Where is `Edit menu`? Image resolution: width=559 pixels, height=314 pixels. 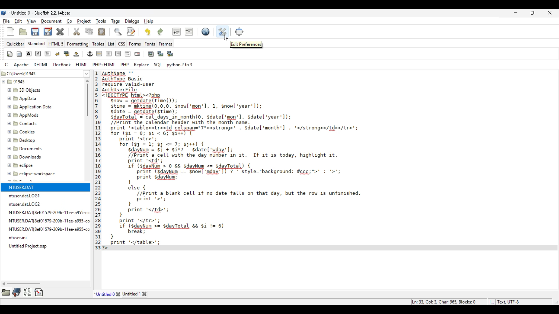
Edit menu is located at coordinates (18, 21).